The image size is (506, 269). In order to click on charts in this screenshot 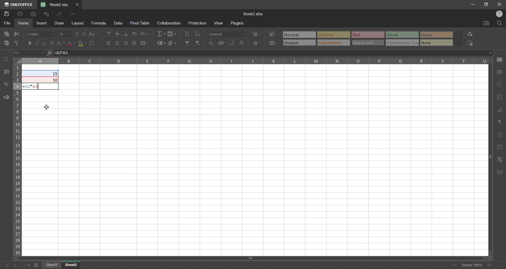, I will do `click(499, 110)`.